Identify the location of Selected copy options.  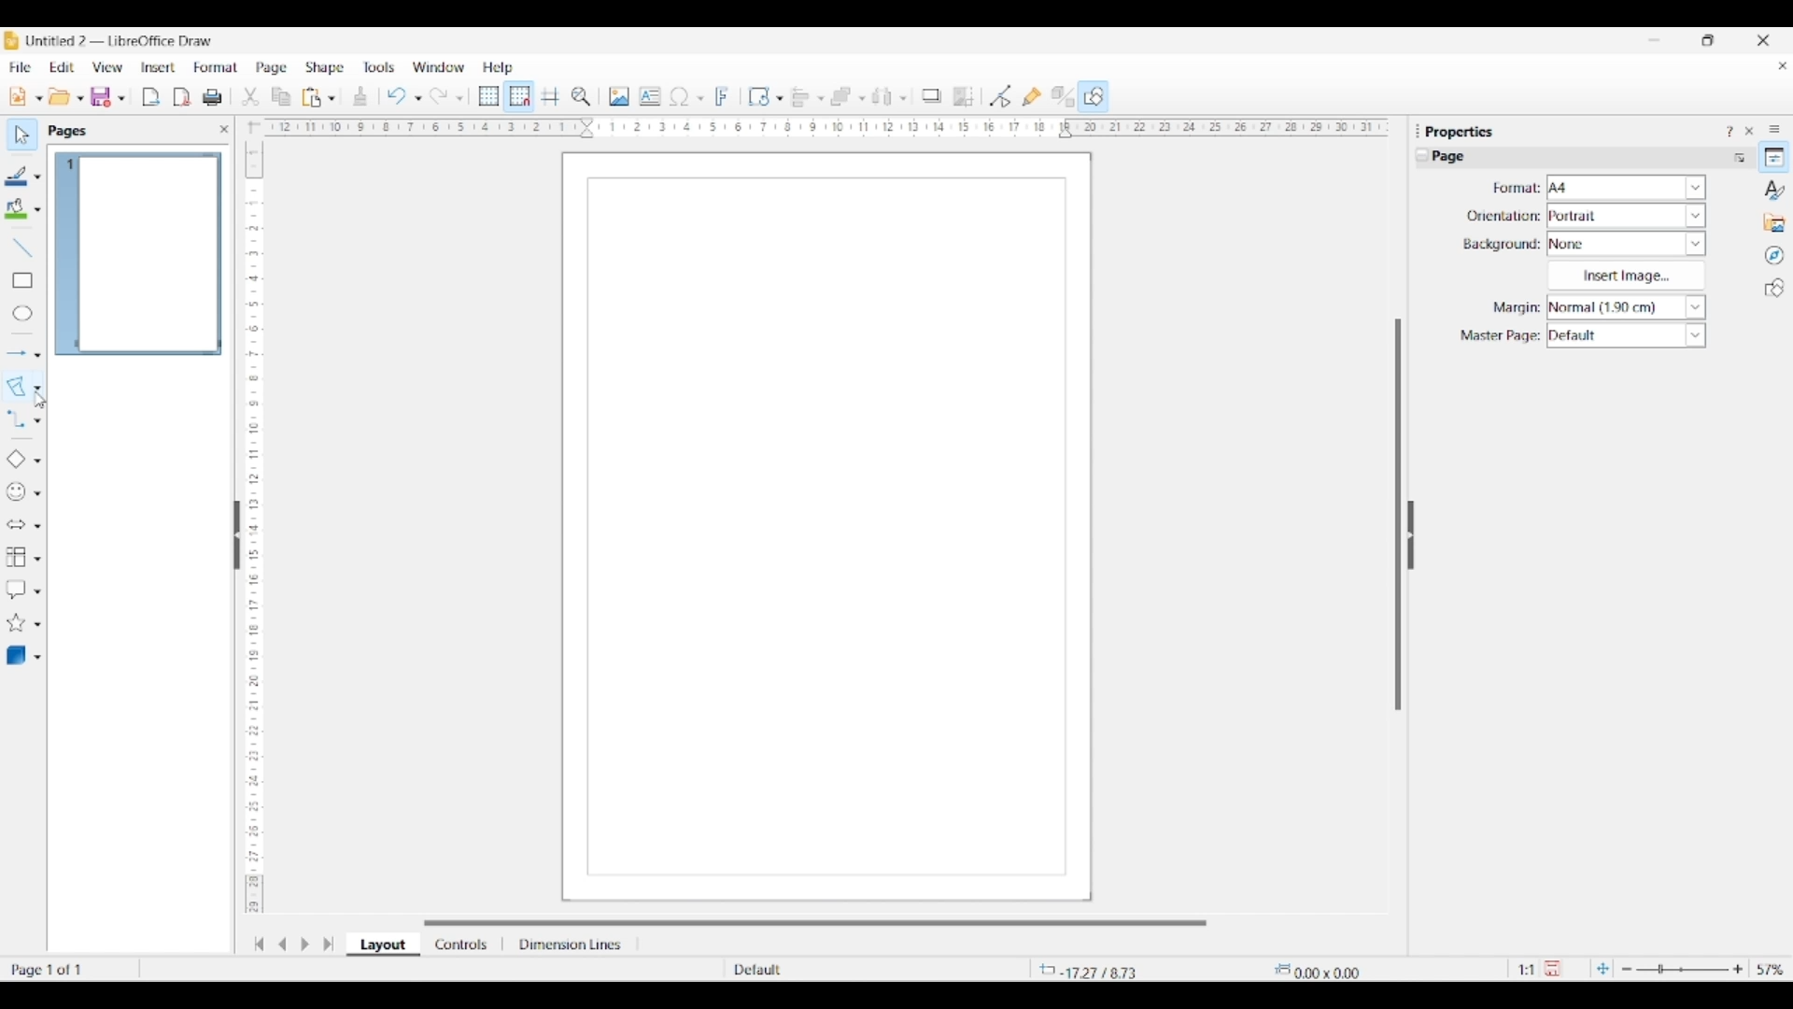
(281, 97).